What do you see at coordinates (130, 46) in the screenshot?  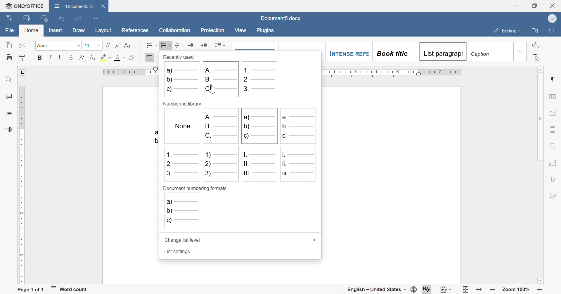 I see `change case` at bounding box center [130, 46].